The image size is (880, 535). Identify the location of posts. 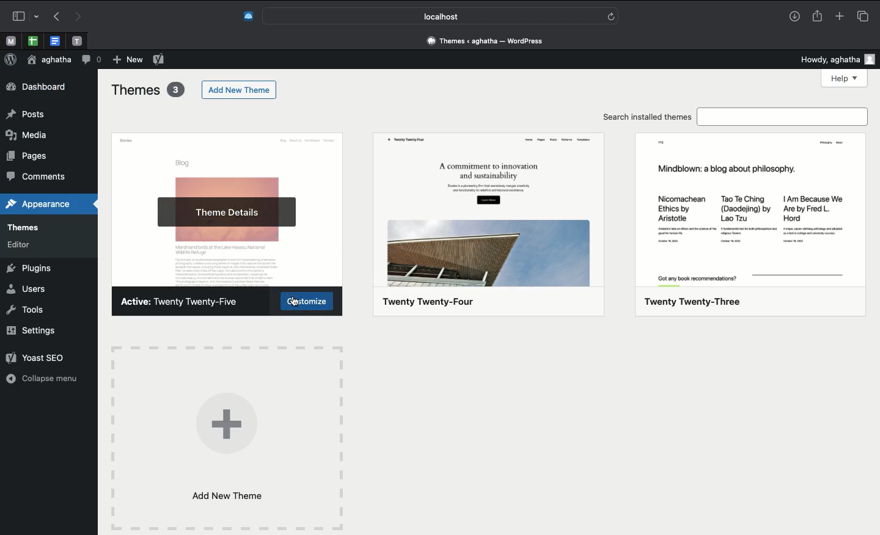
(26, 113).